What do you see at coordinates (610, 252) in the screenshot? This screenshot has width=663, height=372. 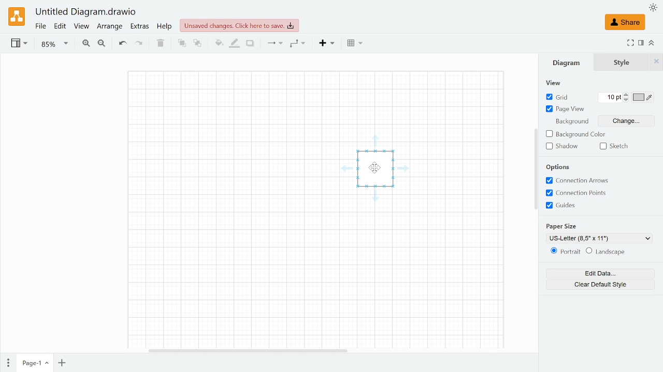 I see `Landscape` at bounding box center [610, 252].